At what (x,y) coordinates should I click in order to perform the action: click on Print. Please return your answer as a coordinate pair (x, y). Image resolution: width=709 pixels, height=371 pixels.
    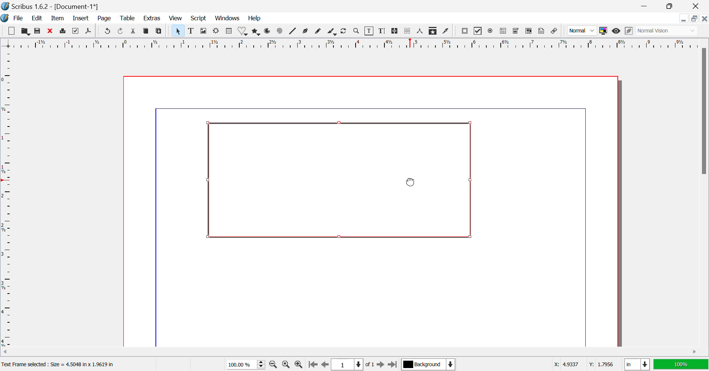
    Looking at the image, I should click on (63, 32).